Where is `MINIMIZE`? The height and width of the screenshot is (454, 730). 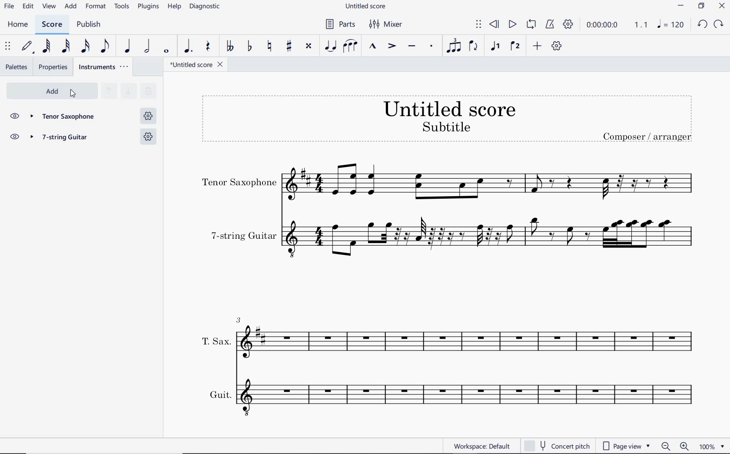 MINIMIZE is located at coordinates (681, 7).